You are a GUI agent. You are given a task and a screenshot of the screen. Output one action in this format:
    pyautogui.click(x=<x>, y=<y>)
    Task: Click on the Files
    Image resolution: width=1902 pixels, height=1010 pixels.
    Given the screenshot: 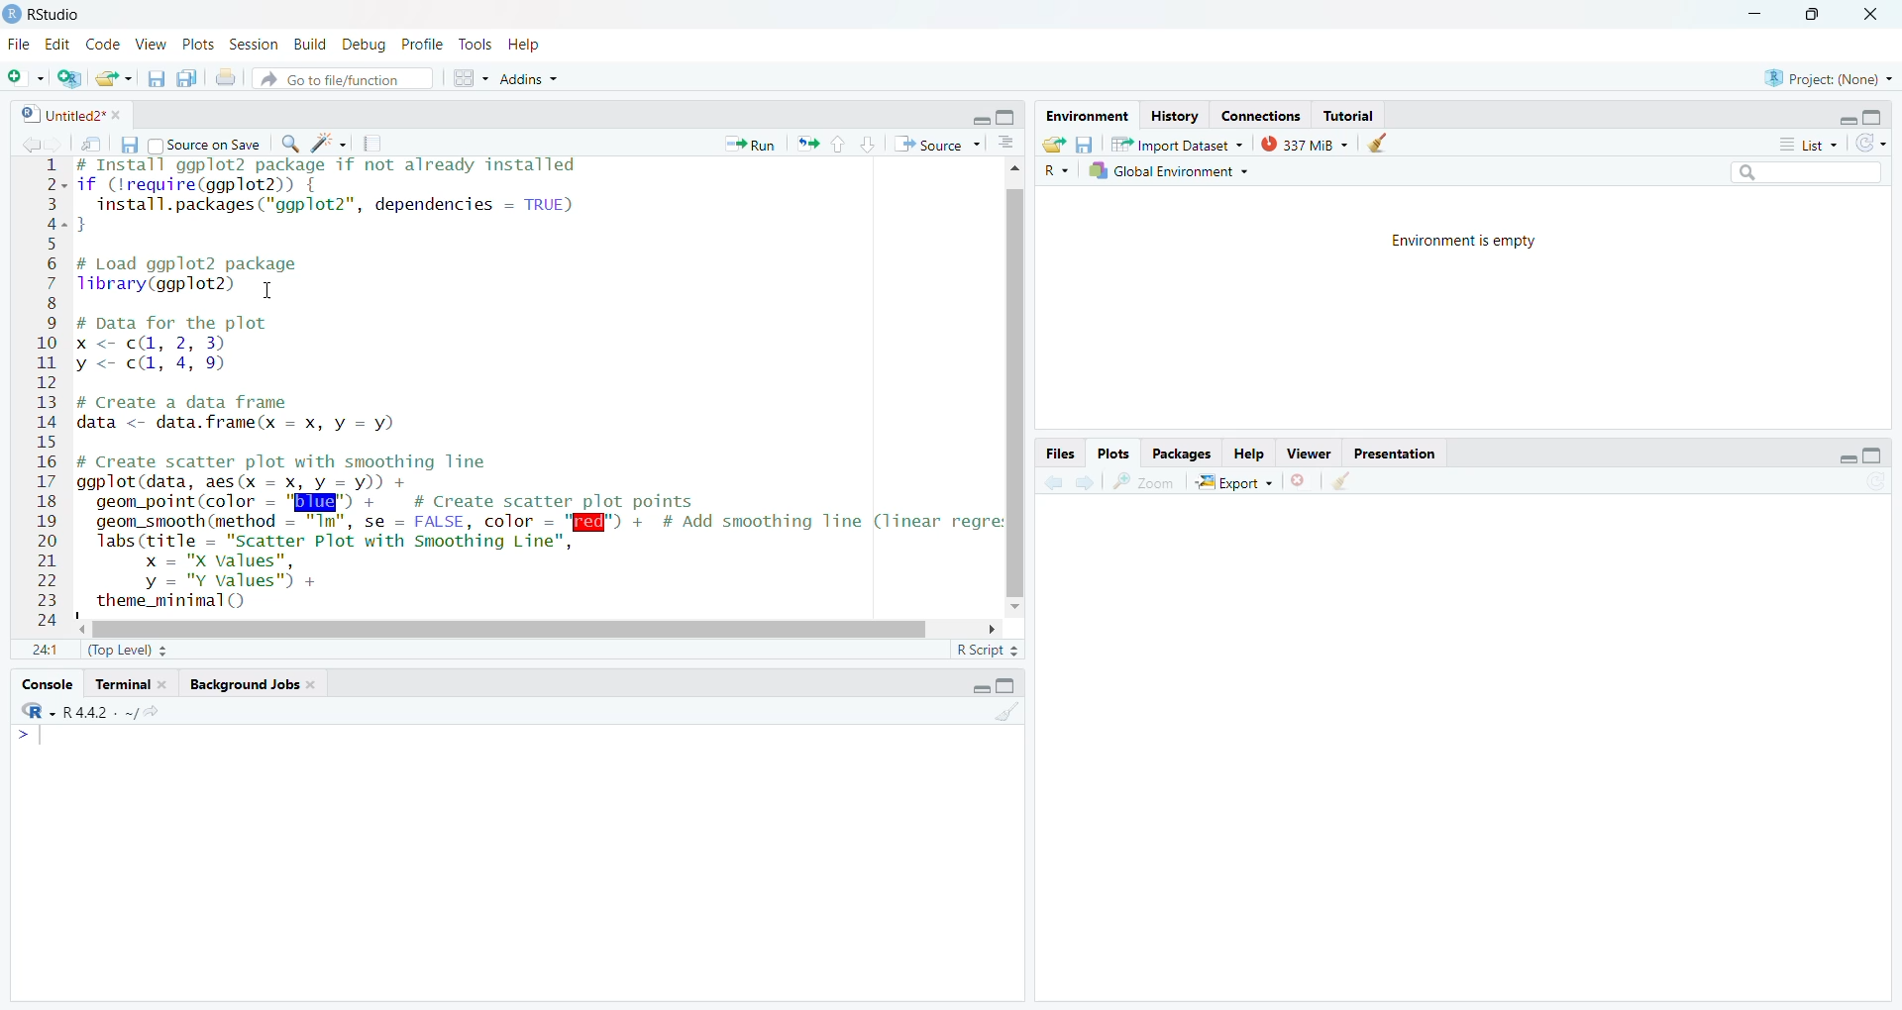 What is the action you would take?
    pyautogui.click(x=1057, y=454)
    